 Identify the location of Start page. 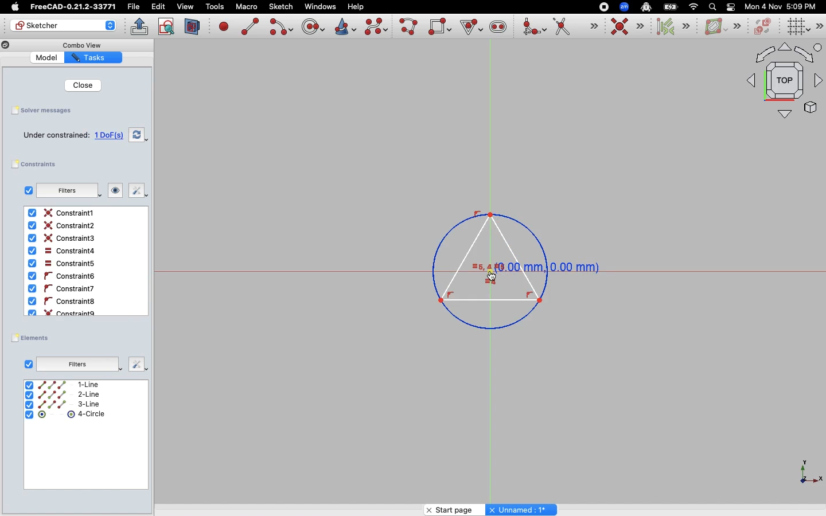
(449, 509).